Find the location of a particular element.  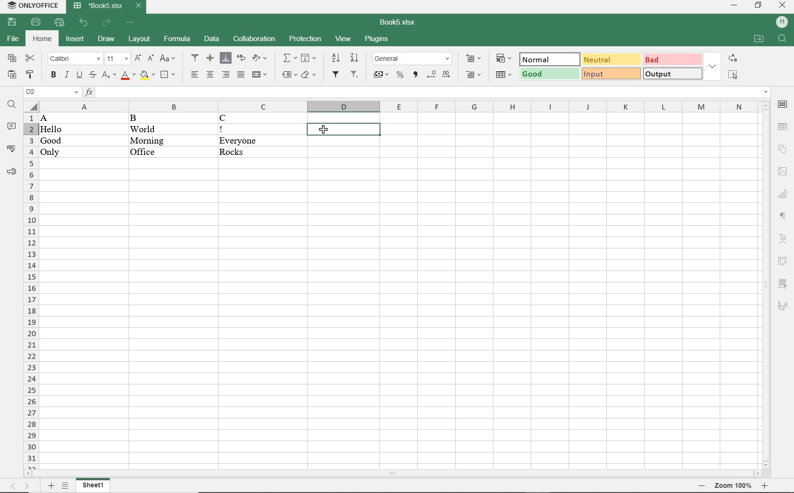

SPELL CHECKING is located at coordinates (11, 147).